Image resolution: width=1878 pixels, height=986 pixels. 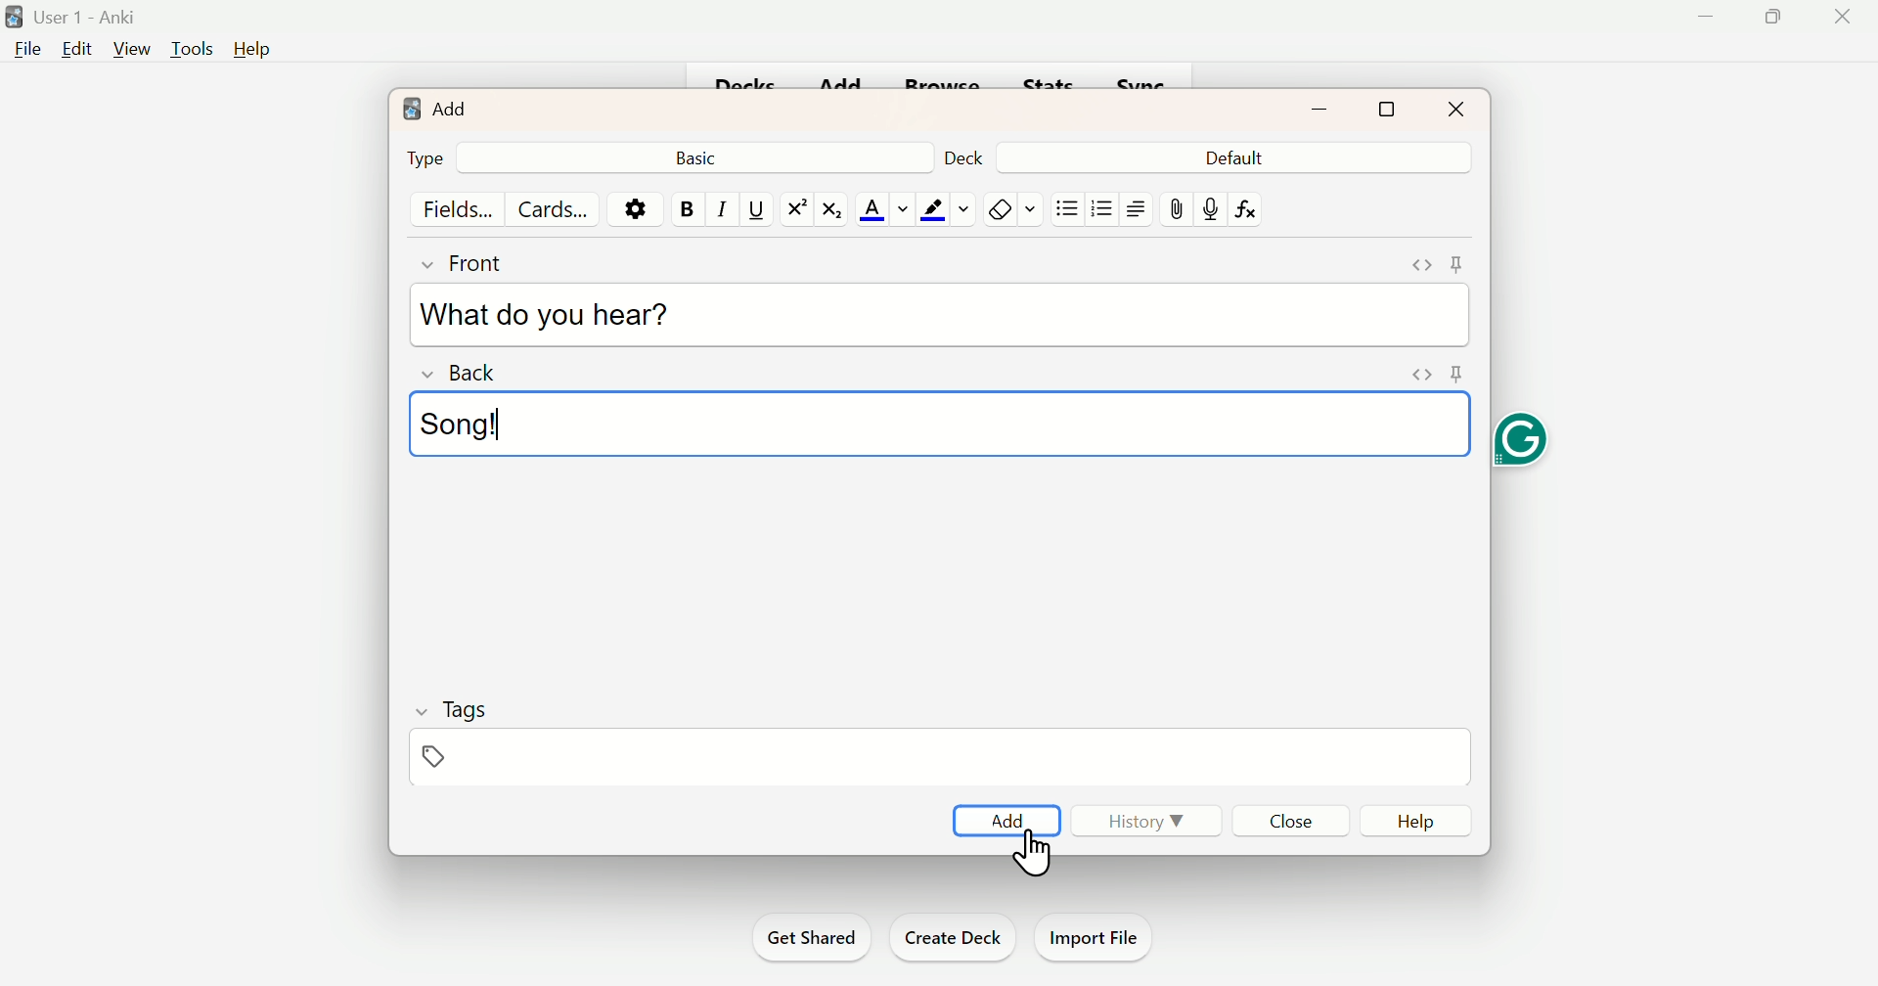 I want to click on Edit, so click(x=77, y=53).